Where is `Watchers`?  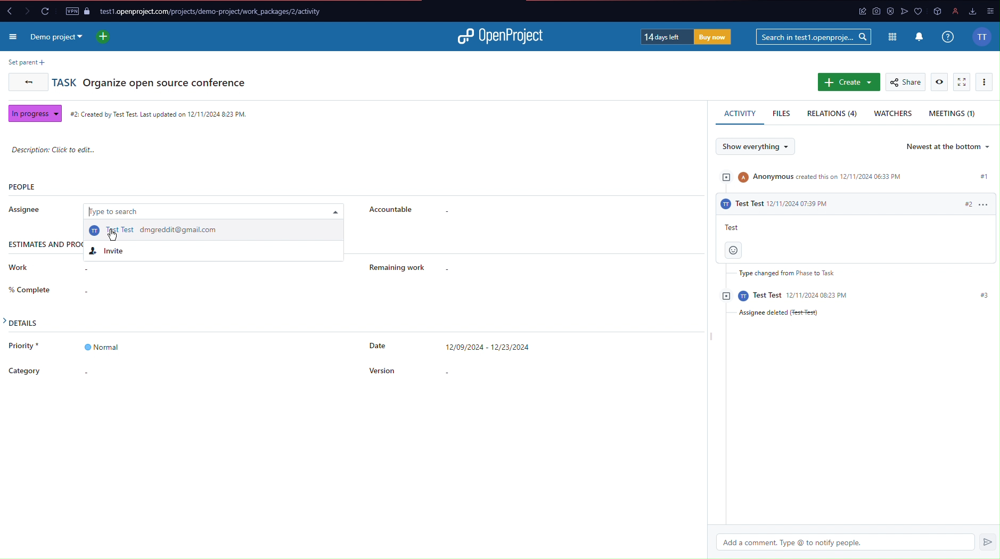 Watchers is located at coordinates (893, 115).